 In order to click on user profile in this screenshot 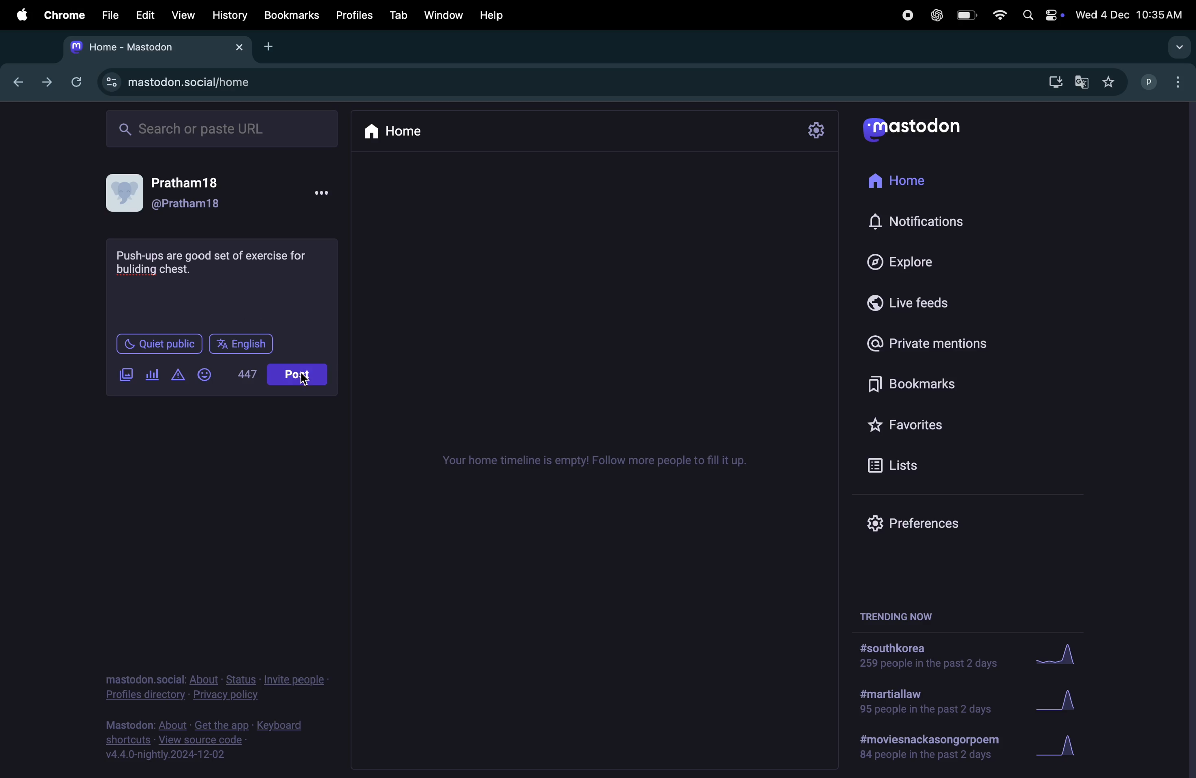, I will do `click(178, 192)`.